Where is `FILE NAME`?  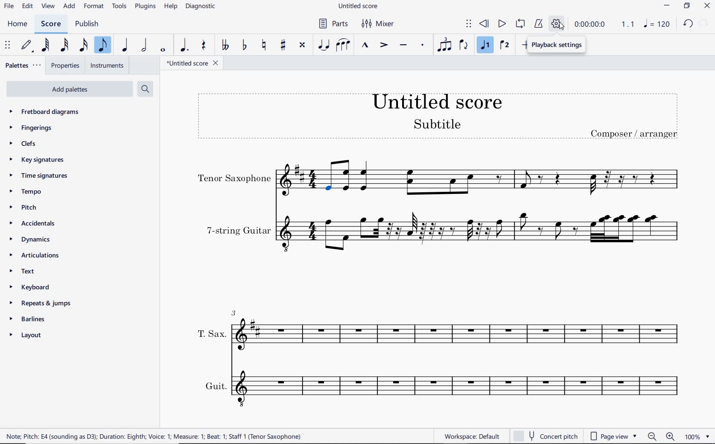 FILE NAME is located at coordinates (193, 64).